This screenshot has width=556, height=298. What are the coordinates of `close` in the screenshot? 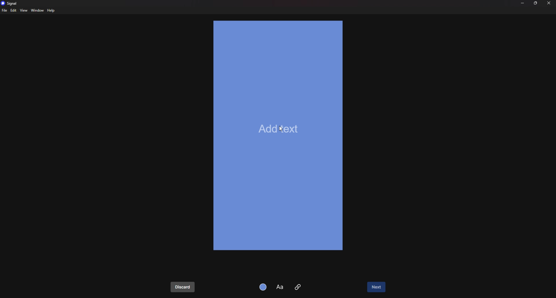 It's located at (549, 3).